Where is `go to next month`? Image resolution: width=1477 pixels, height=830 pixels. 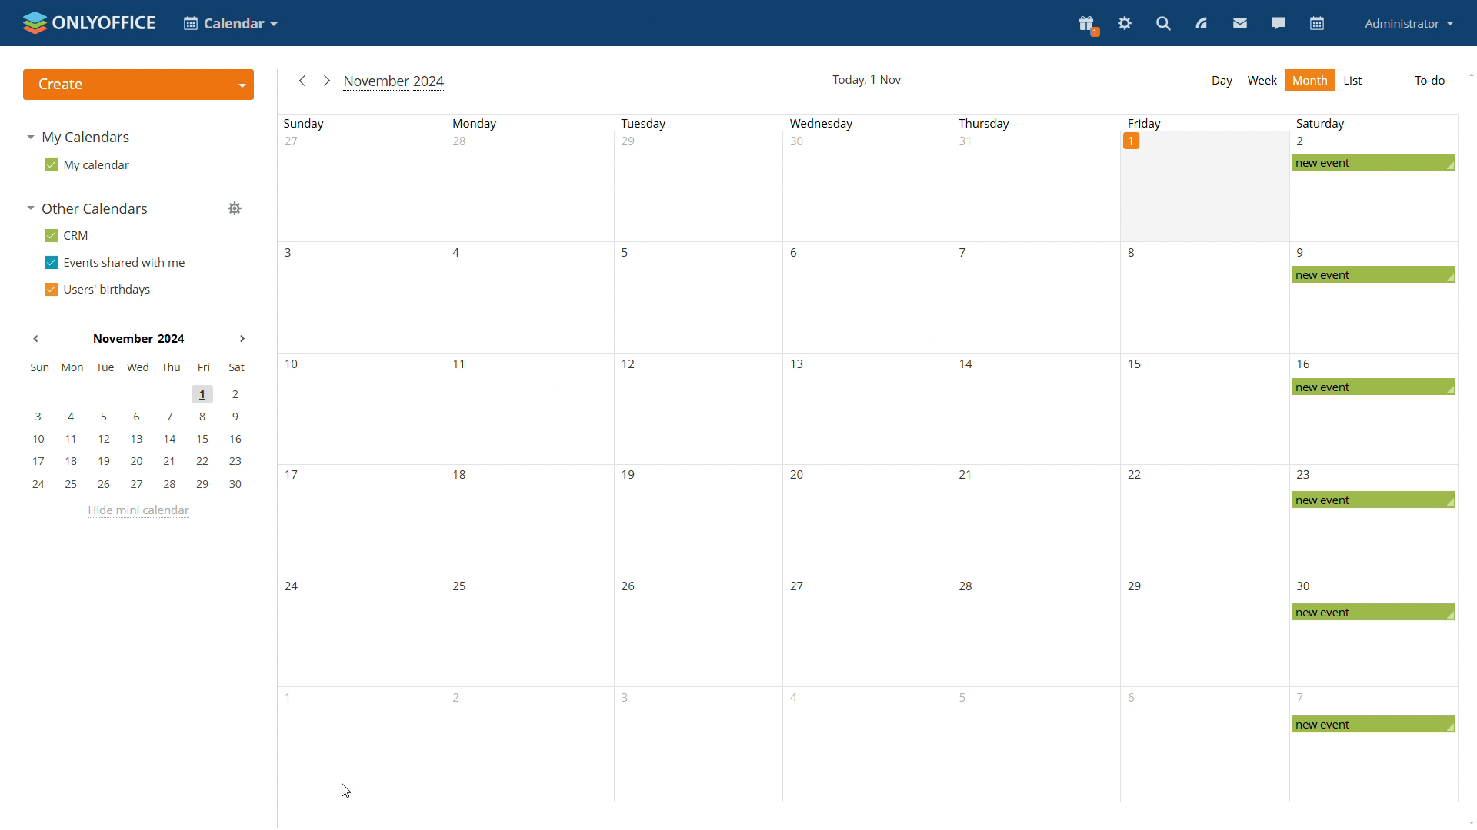
go to next month is located at coordinates (327, 81).